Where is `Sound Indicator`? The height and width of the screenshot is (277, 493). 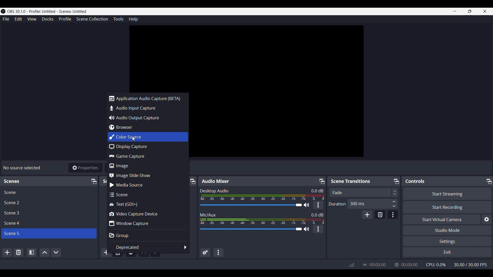
Sound Indicator is located at coordinates (261, 197).